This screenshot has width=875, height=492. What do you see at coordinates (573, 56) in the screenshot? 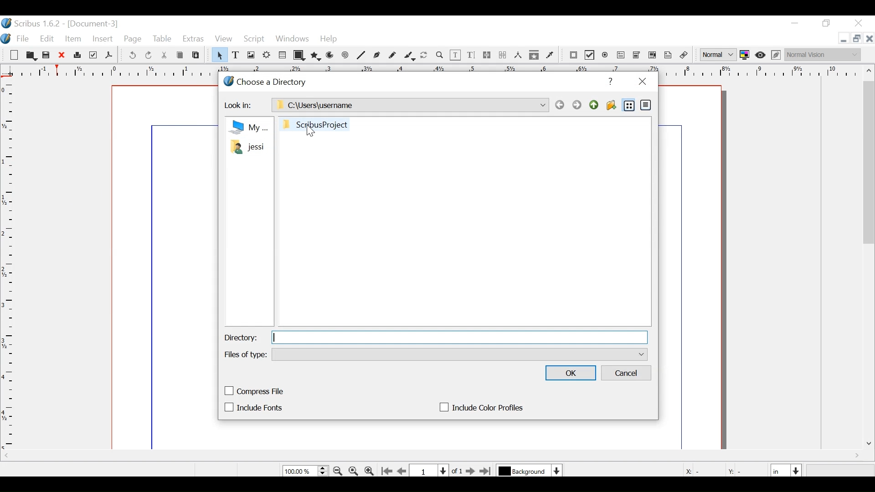
I see `PDF push Editor` at bounding box center [573, 56].